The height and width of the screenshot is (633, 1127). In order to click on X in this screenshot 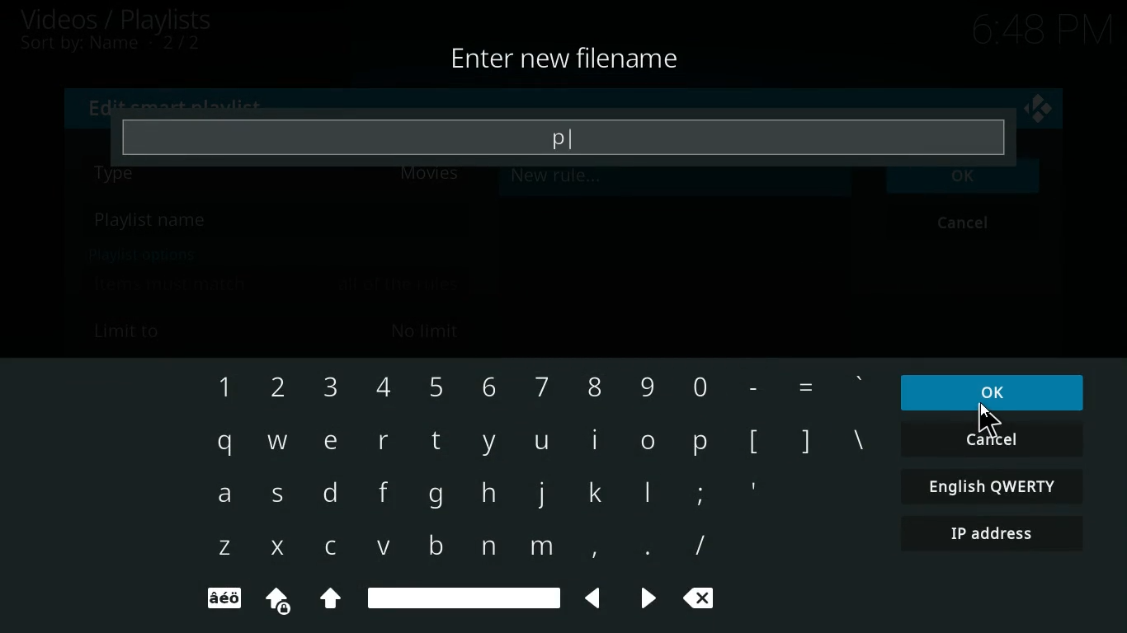, I will do `click(276, 548)`.